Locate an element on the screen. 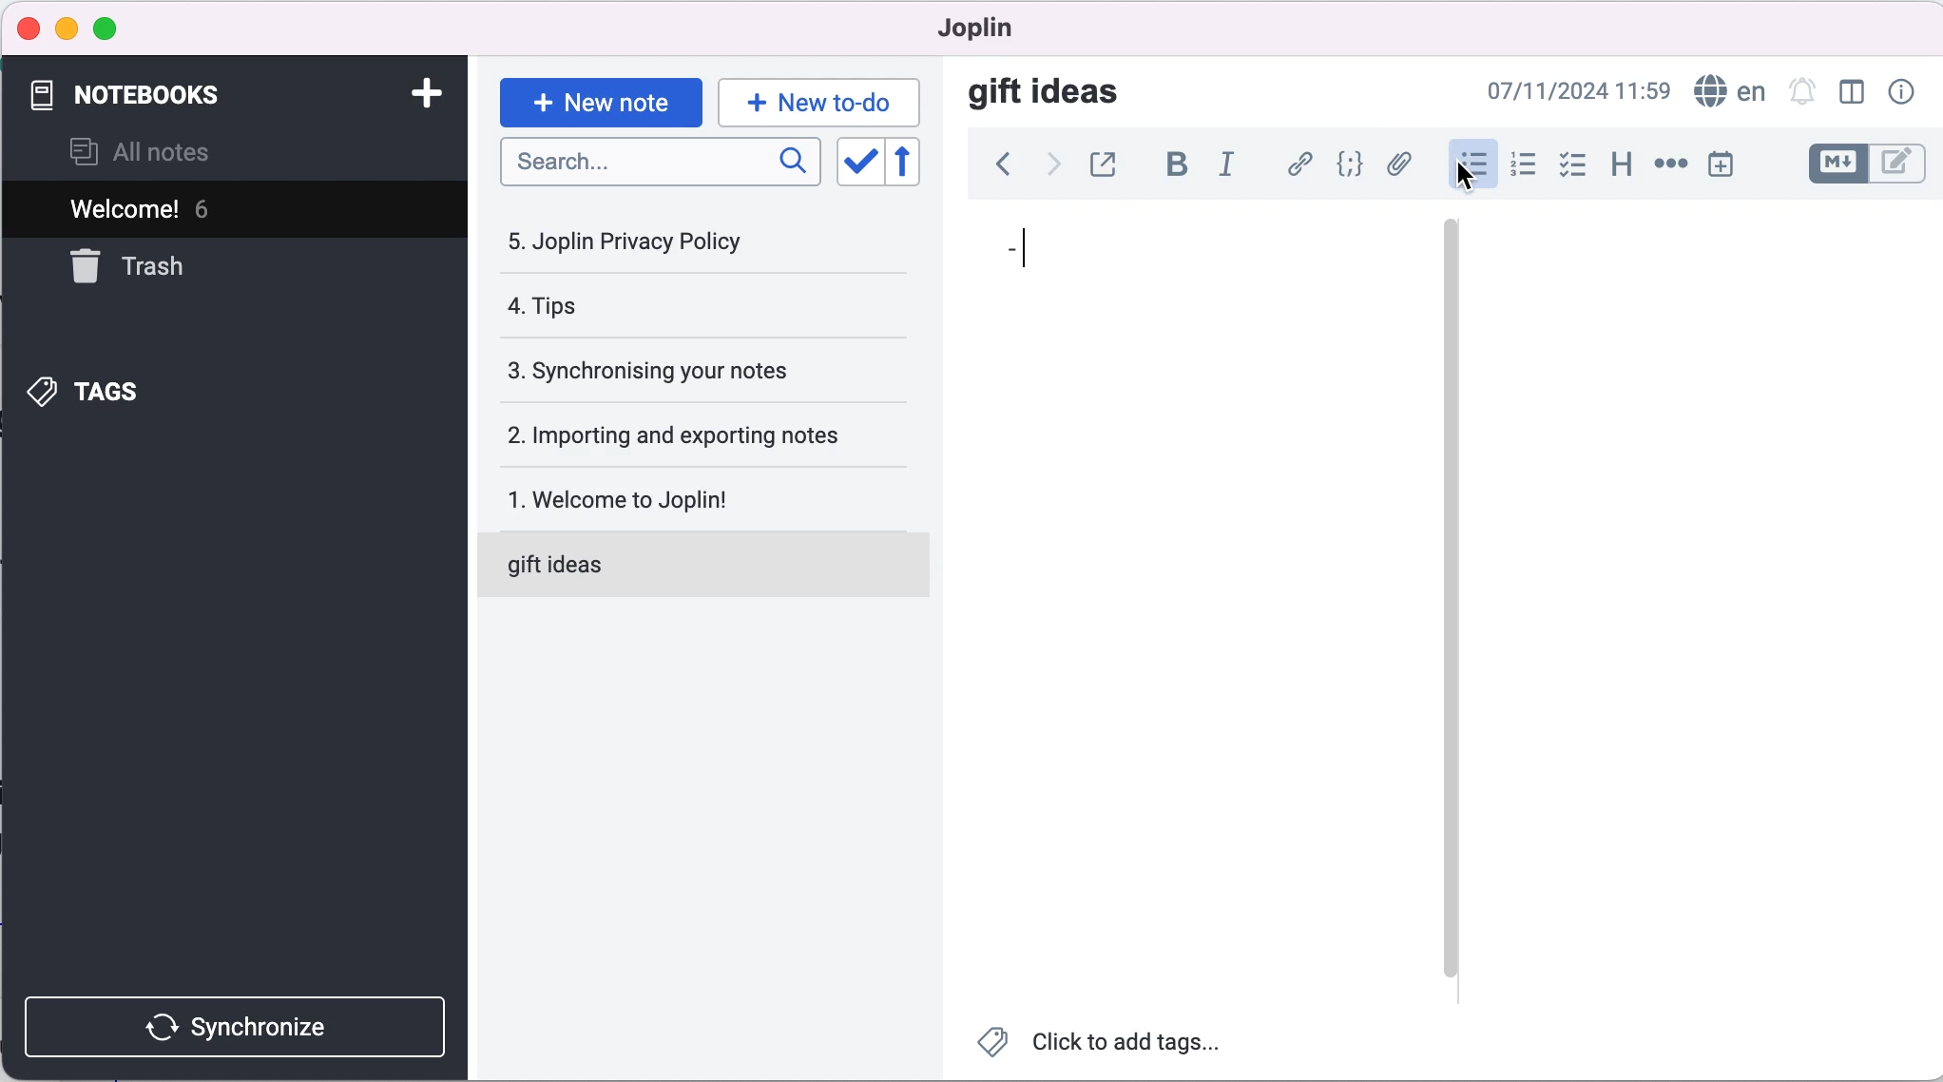 This screenshot has height=1082, width=1943. joplin is located at coordinates (974, 28).